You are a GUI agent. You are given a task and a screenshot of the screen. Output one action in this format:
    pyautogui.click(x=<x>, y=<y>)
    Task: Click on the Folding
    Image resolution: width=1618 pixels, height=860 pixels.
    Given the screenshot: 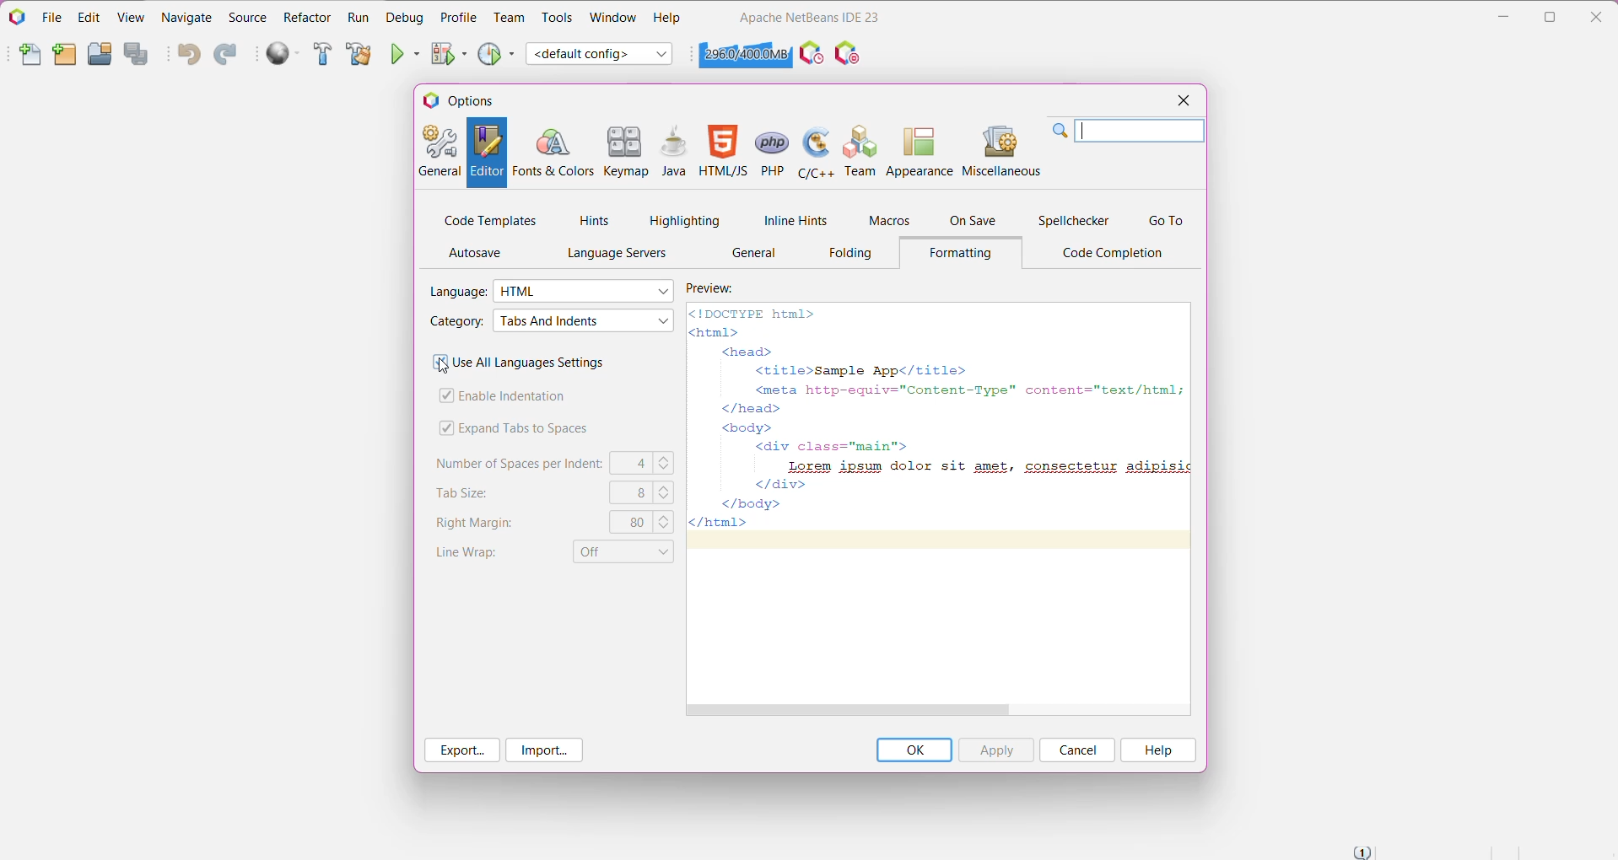 What is the action you would take?
    pyautogui.click(x=852, y=253)
    